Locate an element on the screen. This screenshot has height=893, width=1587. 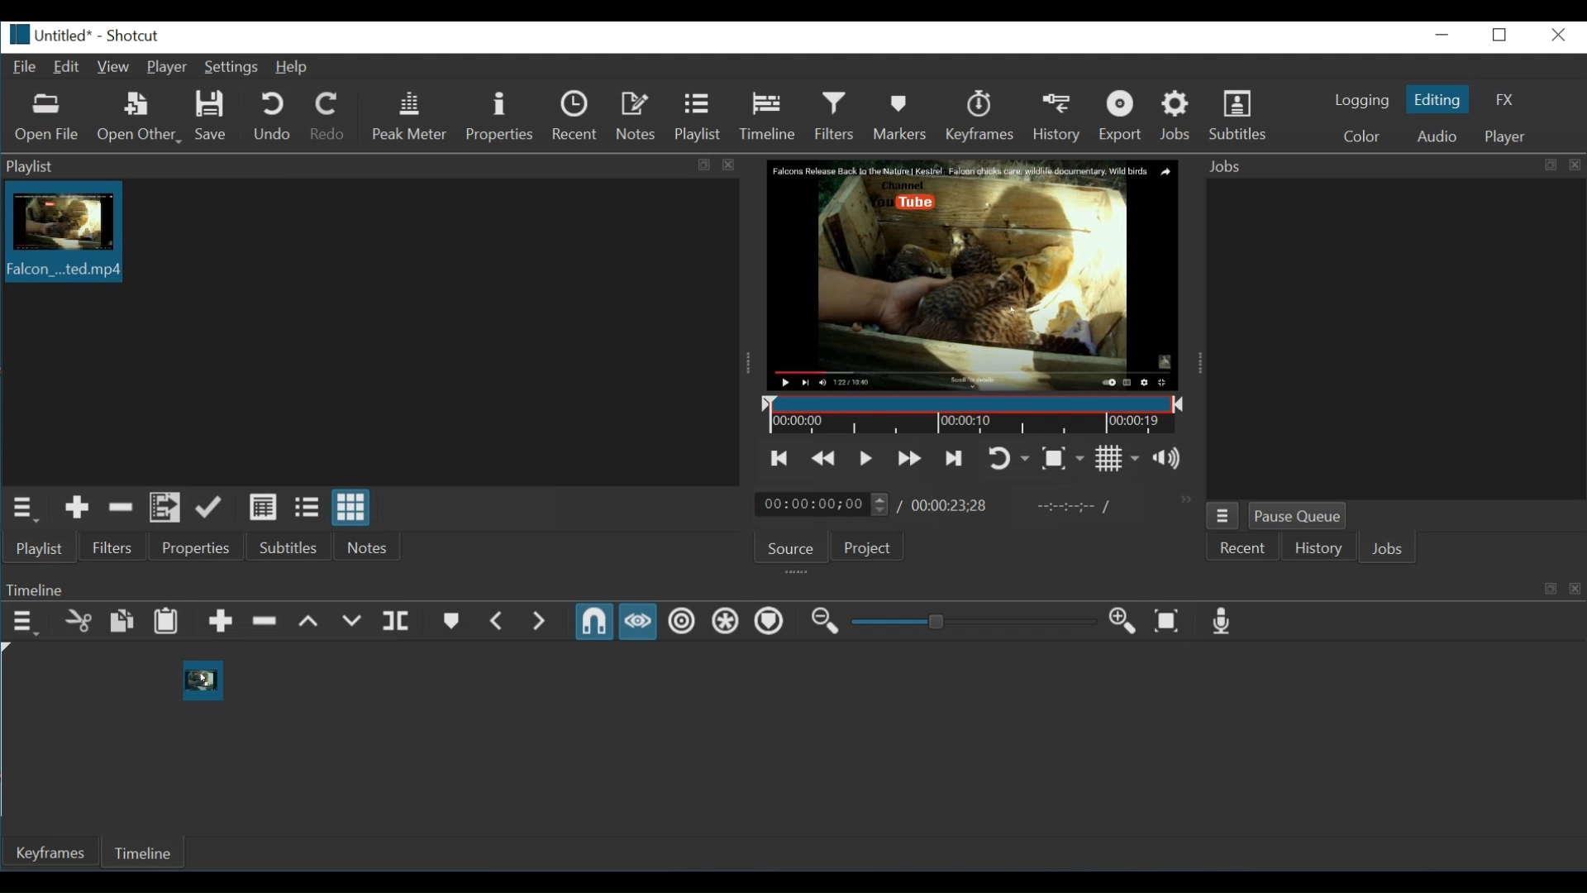
Color is located at coordinates (1362, 136).